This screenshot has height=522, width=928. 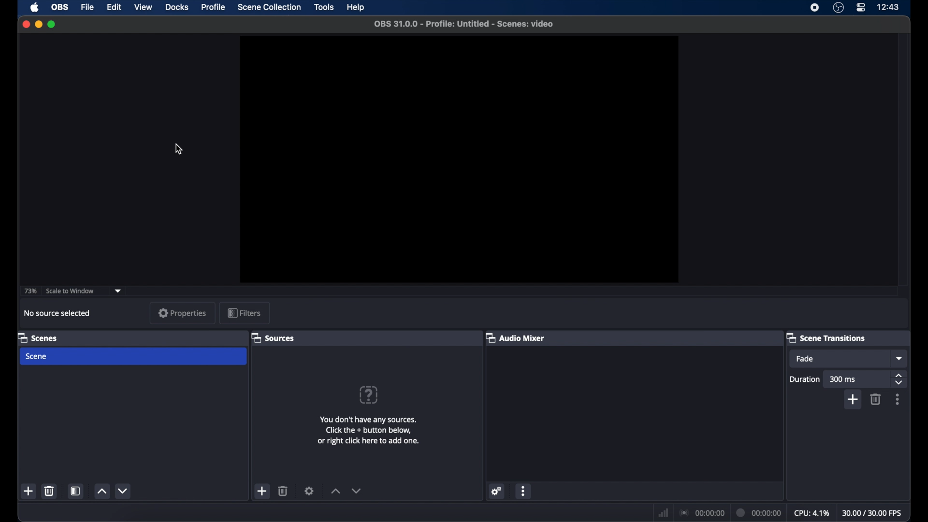 I want to click on view, so click(x=143, y=7).